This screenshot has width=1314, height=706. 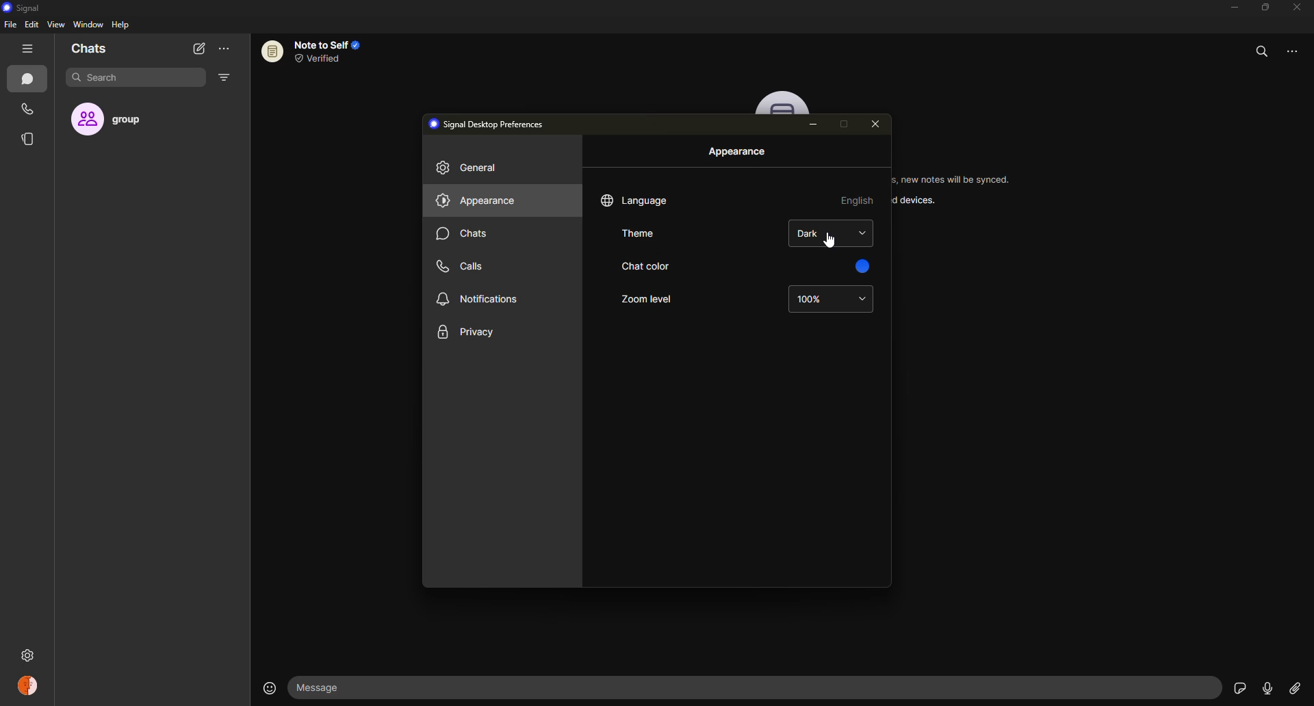 What do you see at coordinates (1299, 8) in the screenshot?
I see `close` at bounding box center [1299, 8].